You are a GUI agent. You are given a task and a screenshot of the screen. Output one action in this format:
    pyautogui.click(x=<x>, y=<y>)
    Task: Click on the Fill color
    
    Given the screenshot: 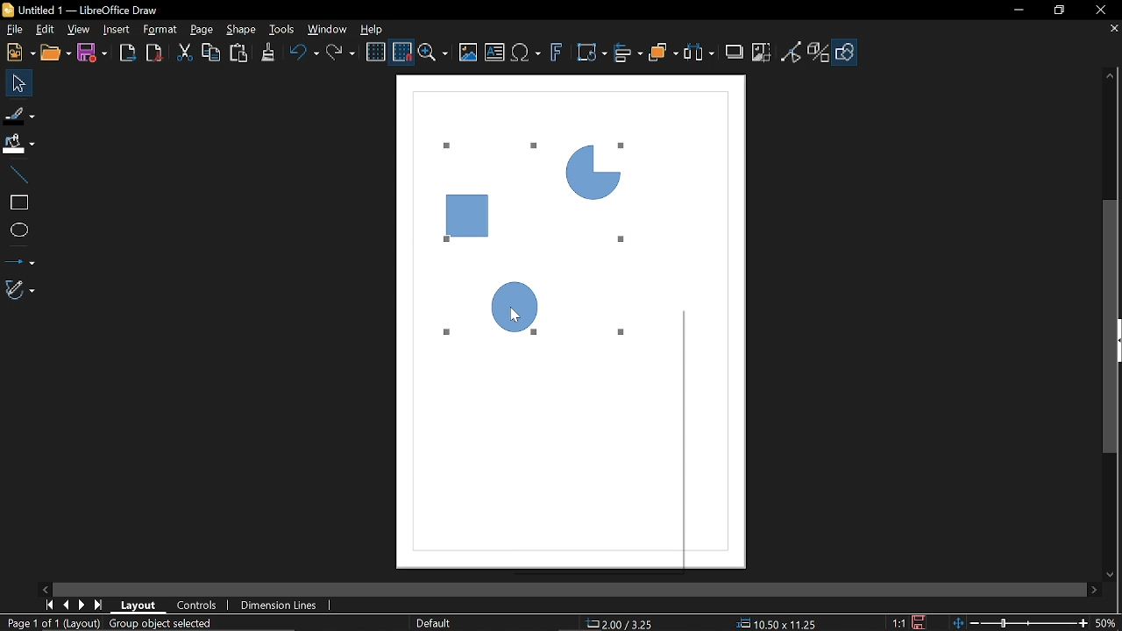 What is the action you would take?
    pyautogui.click(x=18, y=143)
    